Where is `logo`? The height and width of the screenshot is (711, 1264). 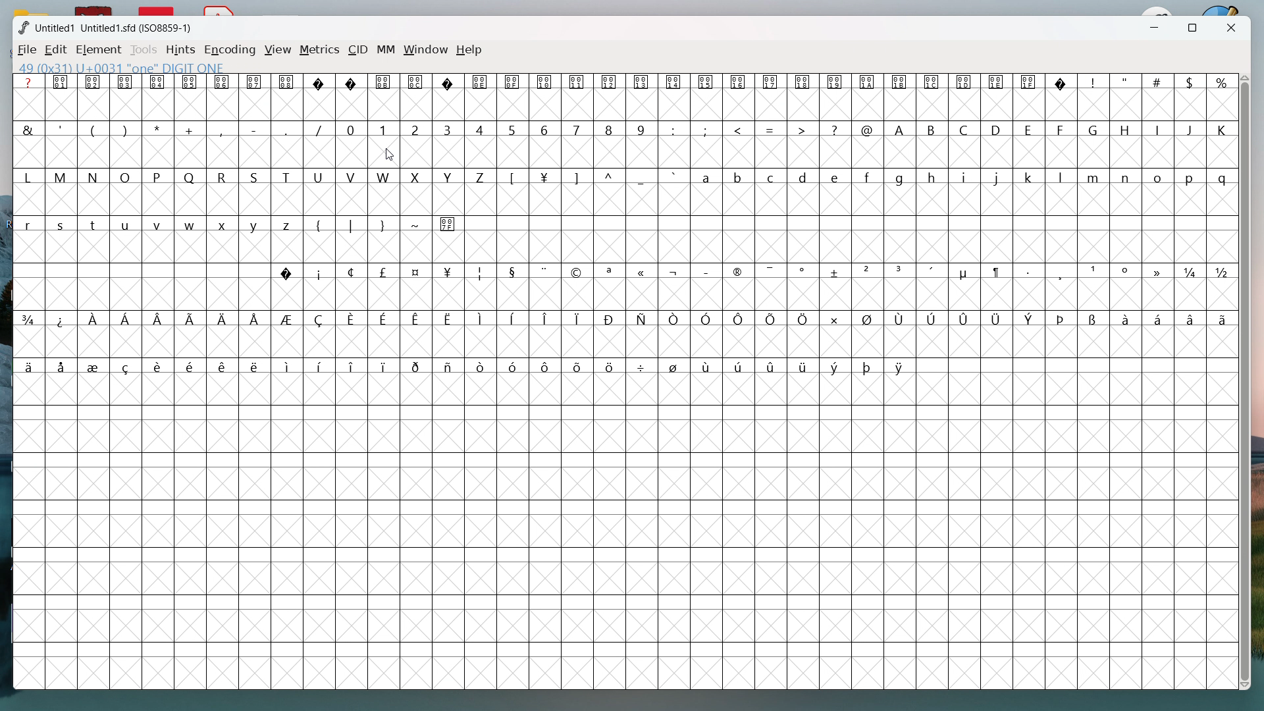 logo is located at coordinates (22, 28).